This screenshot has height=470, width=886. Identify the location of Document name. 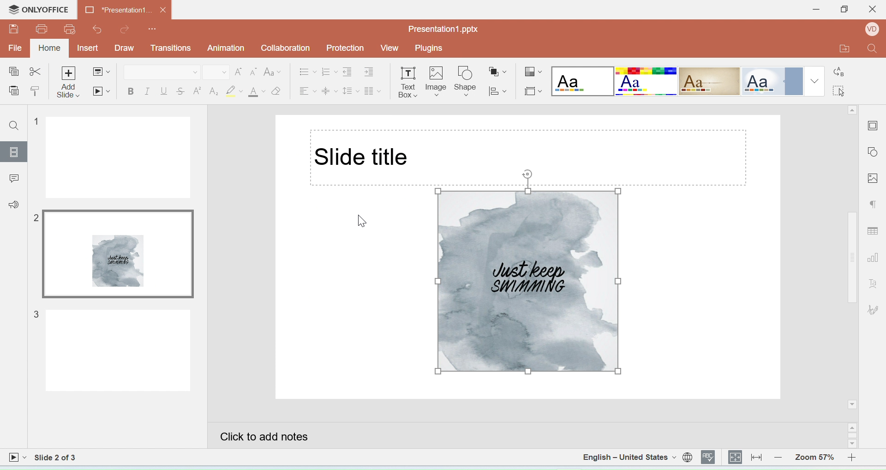
(125, 9).